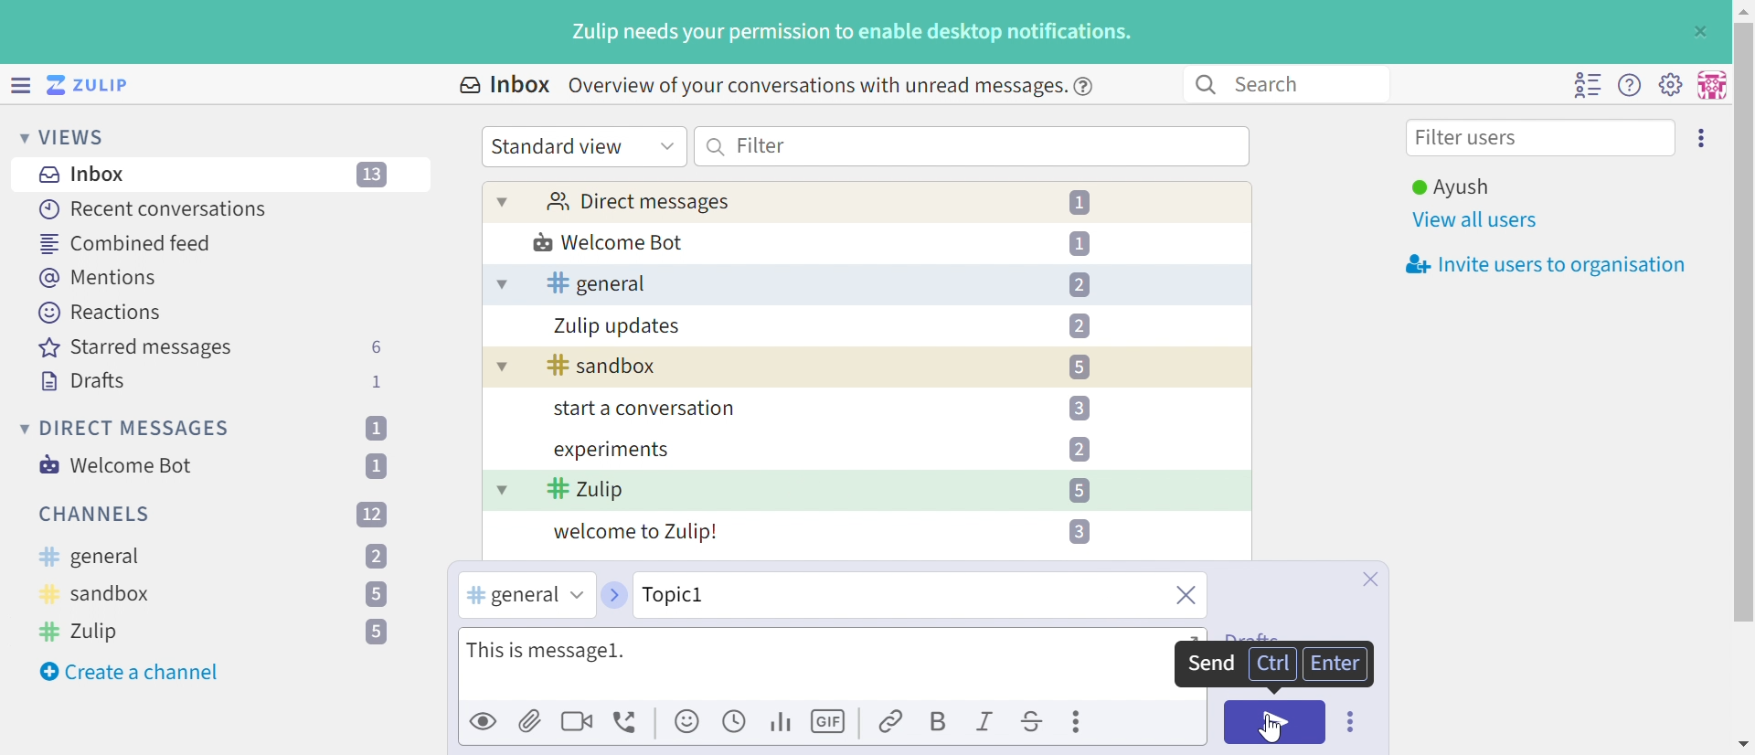  What do you see at coordinates (1080, 721) in the screenshot?
I see `More` at bounding box center [1080, 721].